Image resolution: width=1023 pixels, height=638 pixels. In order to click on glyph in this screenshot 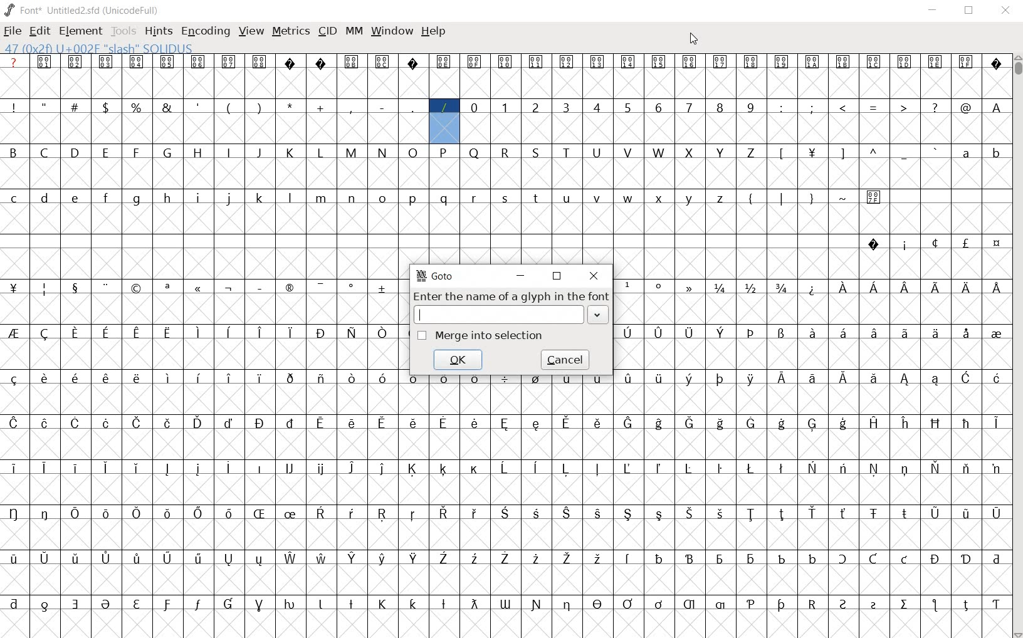, I will do `click(598, 604)`.